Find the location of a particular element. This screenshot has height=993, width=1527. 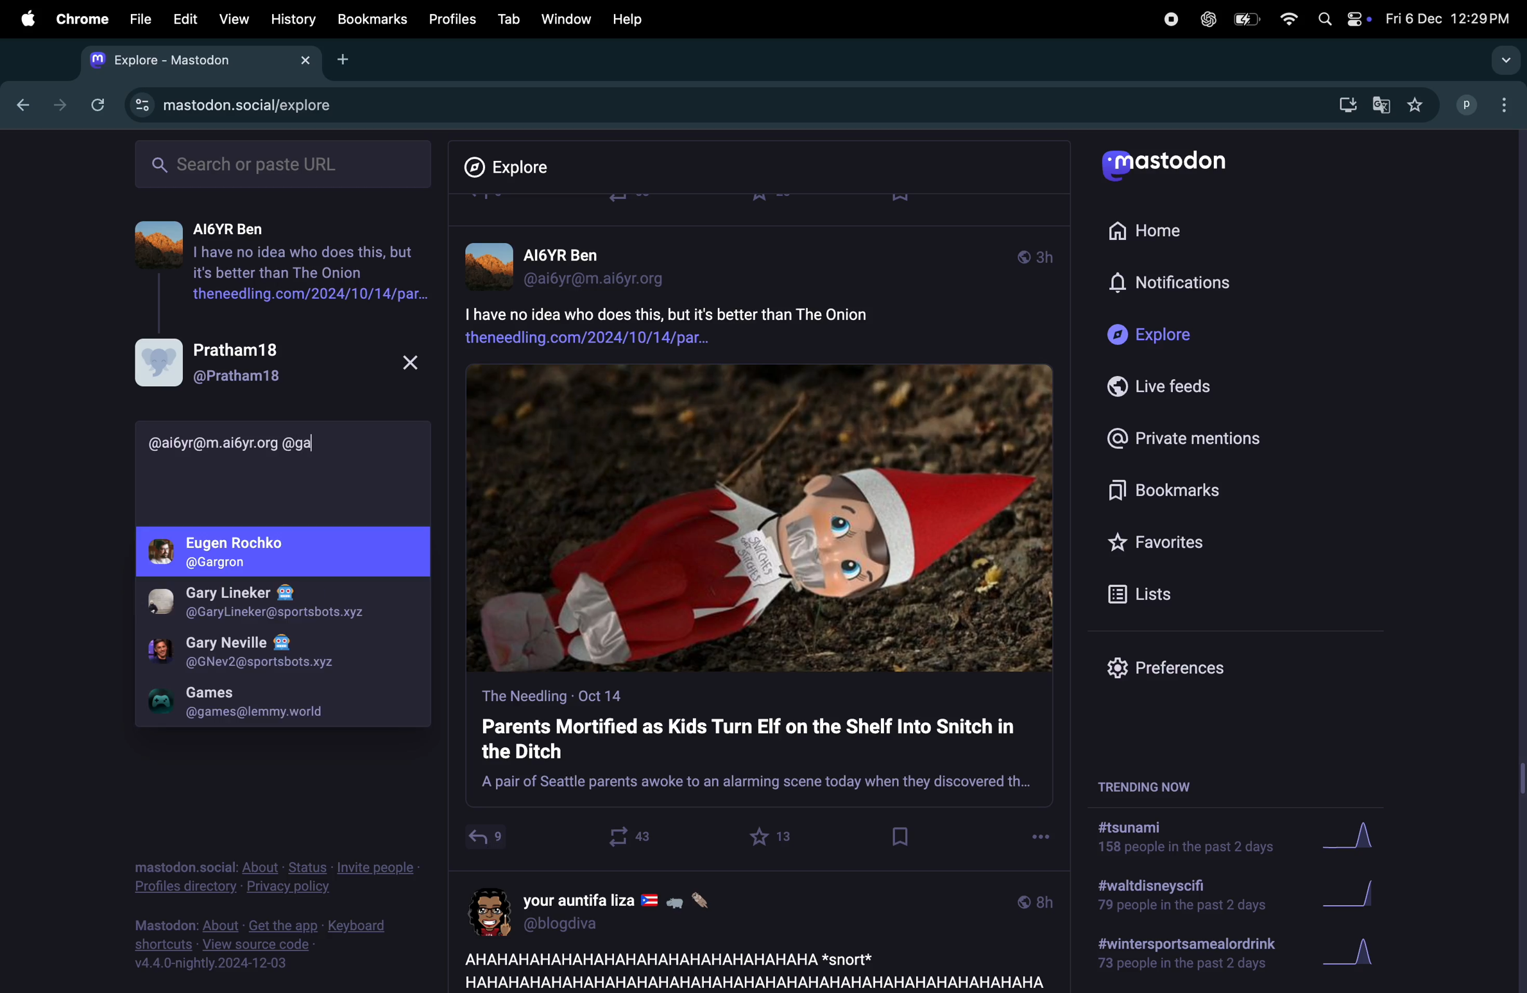

forward is located at coordinates (56, 105).